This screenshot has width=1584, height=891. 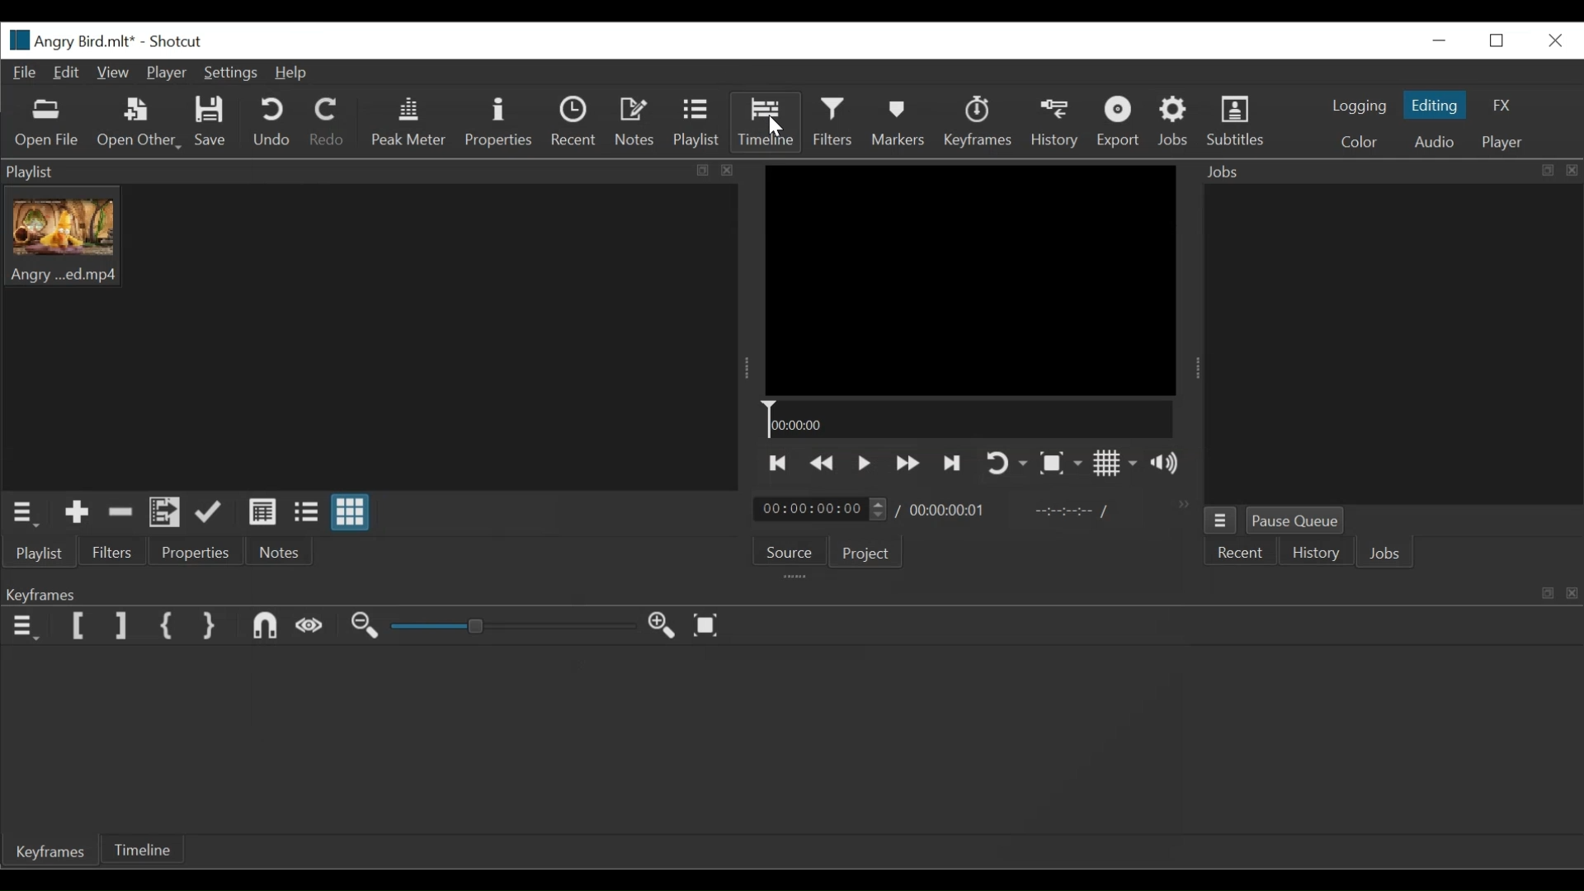 I want to click on Filter, so click(x=832, y=121).